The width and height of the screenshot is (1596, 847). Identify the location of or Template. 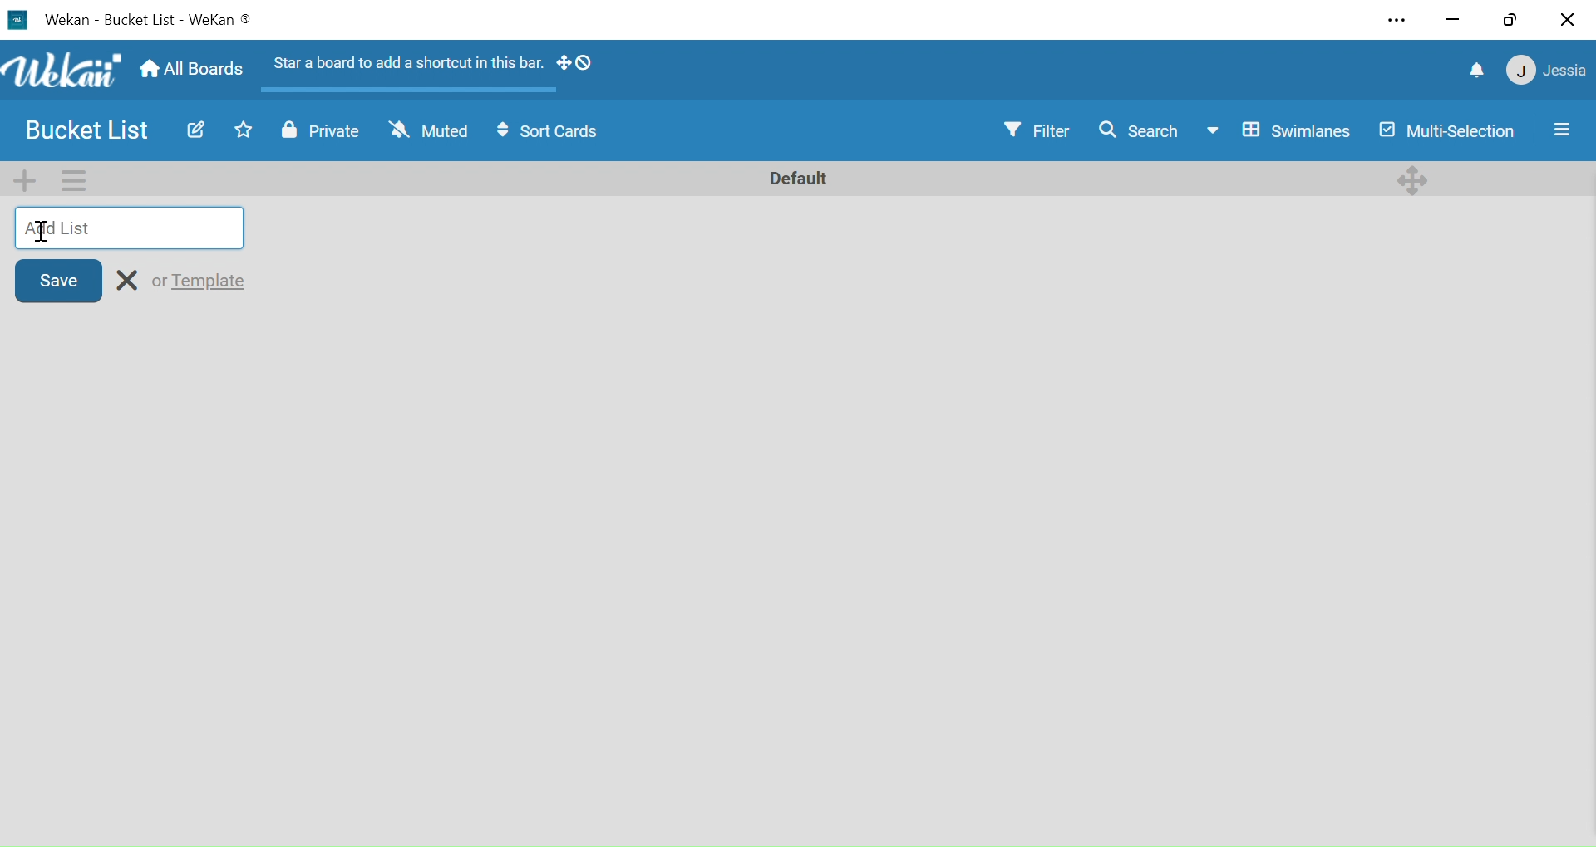
(200, 280).